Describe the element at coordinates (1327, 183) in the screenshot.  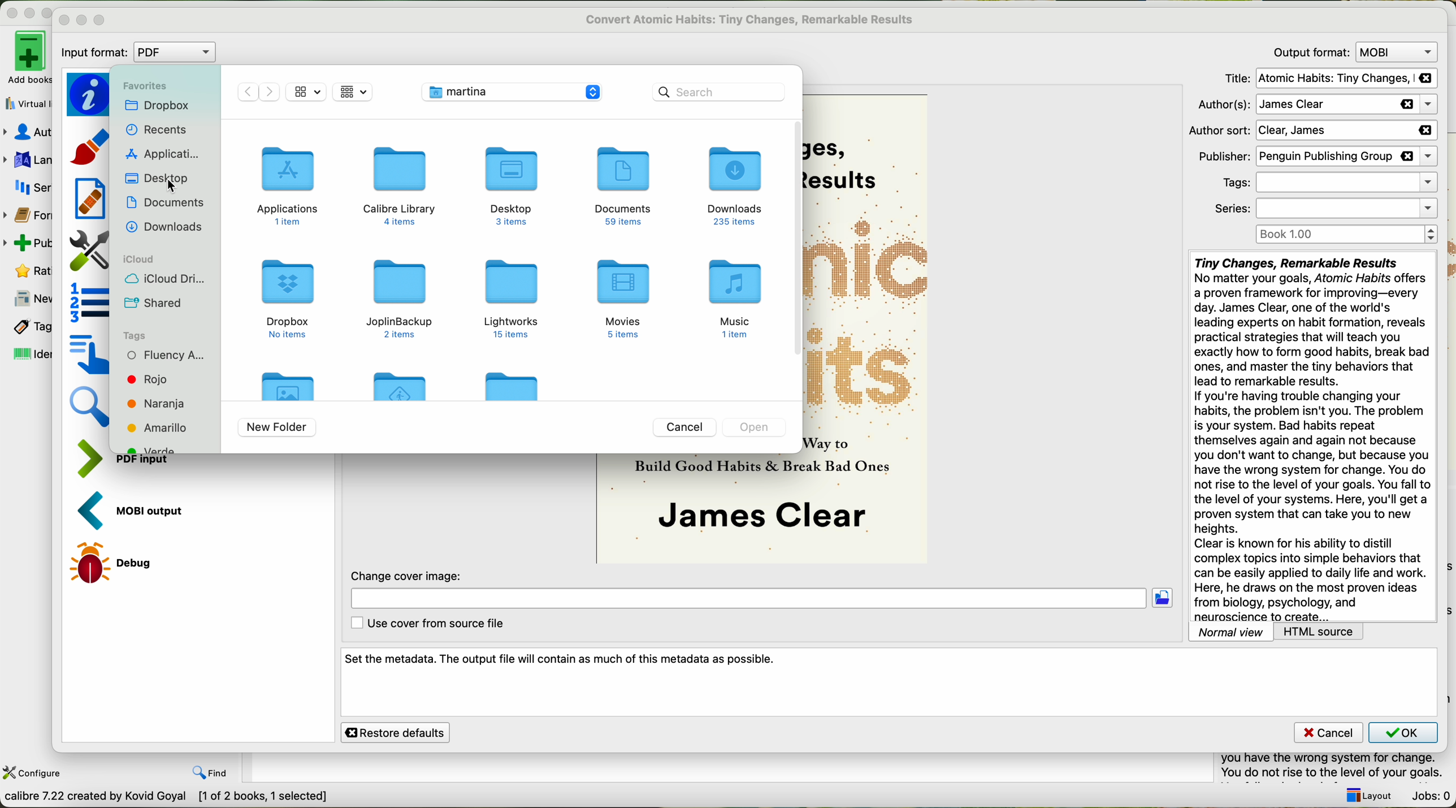
I see `tags` at that location.